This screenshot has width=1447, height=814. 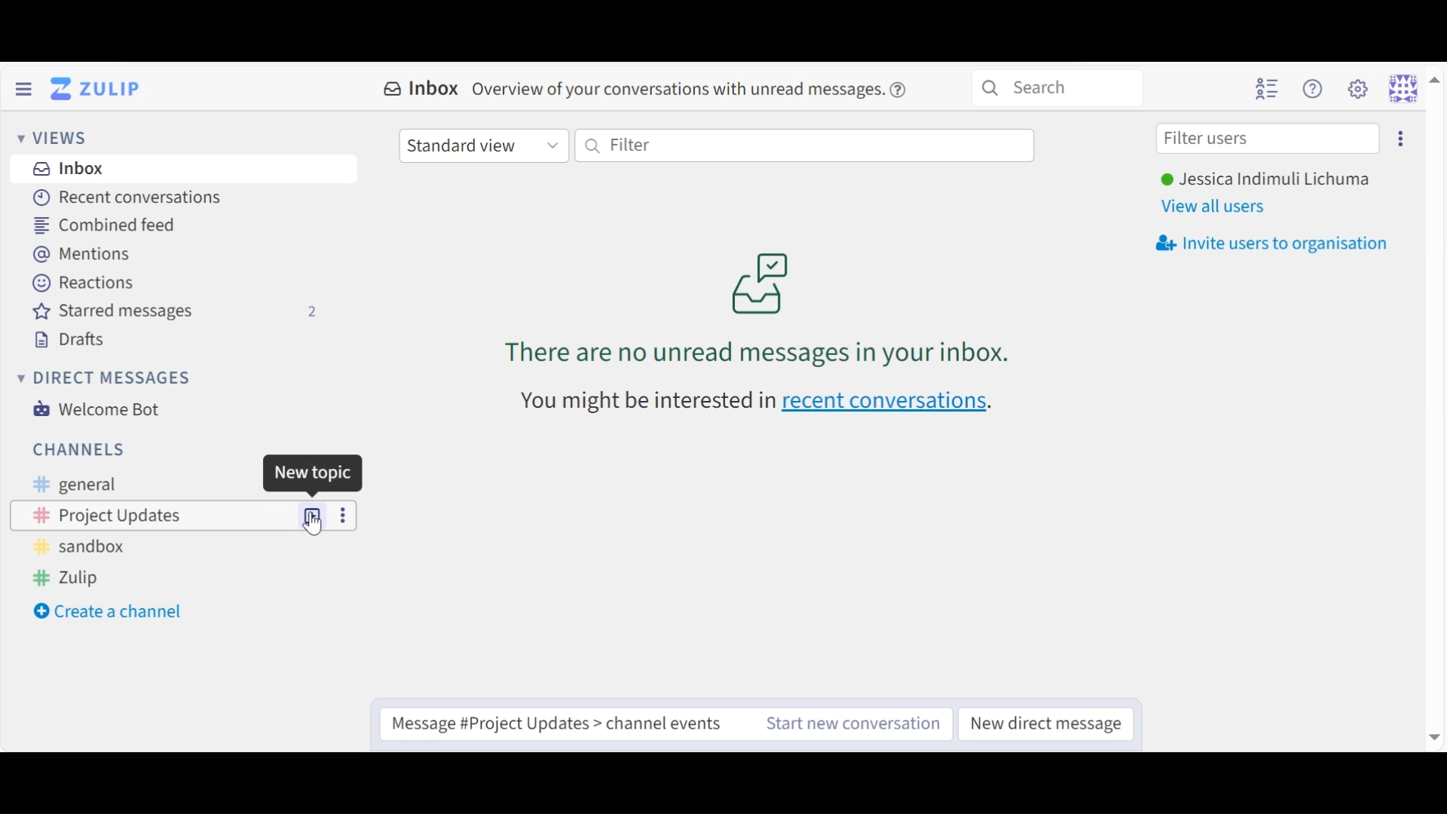 I want to click on Welcome Bot, so click(x=102, y=409).